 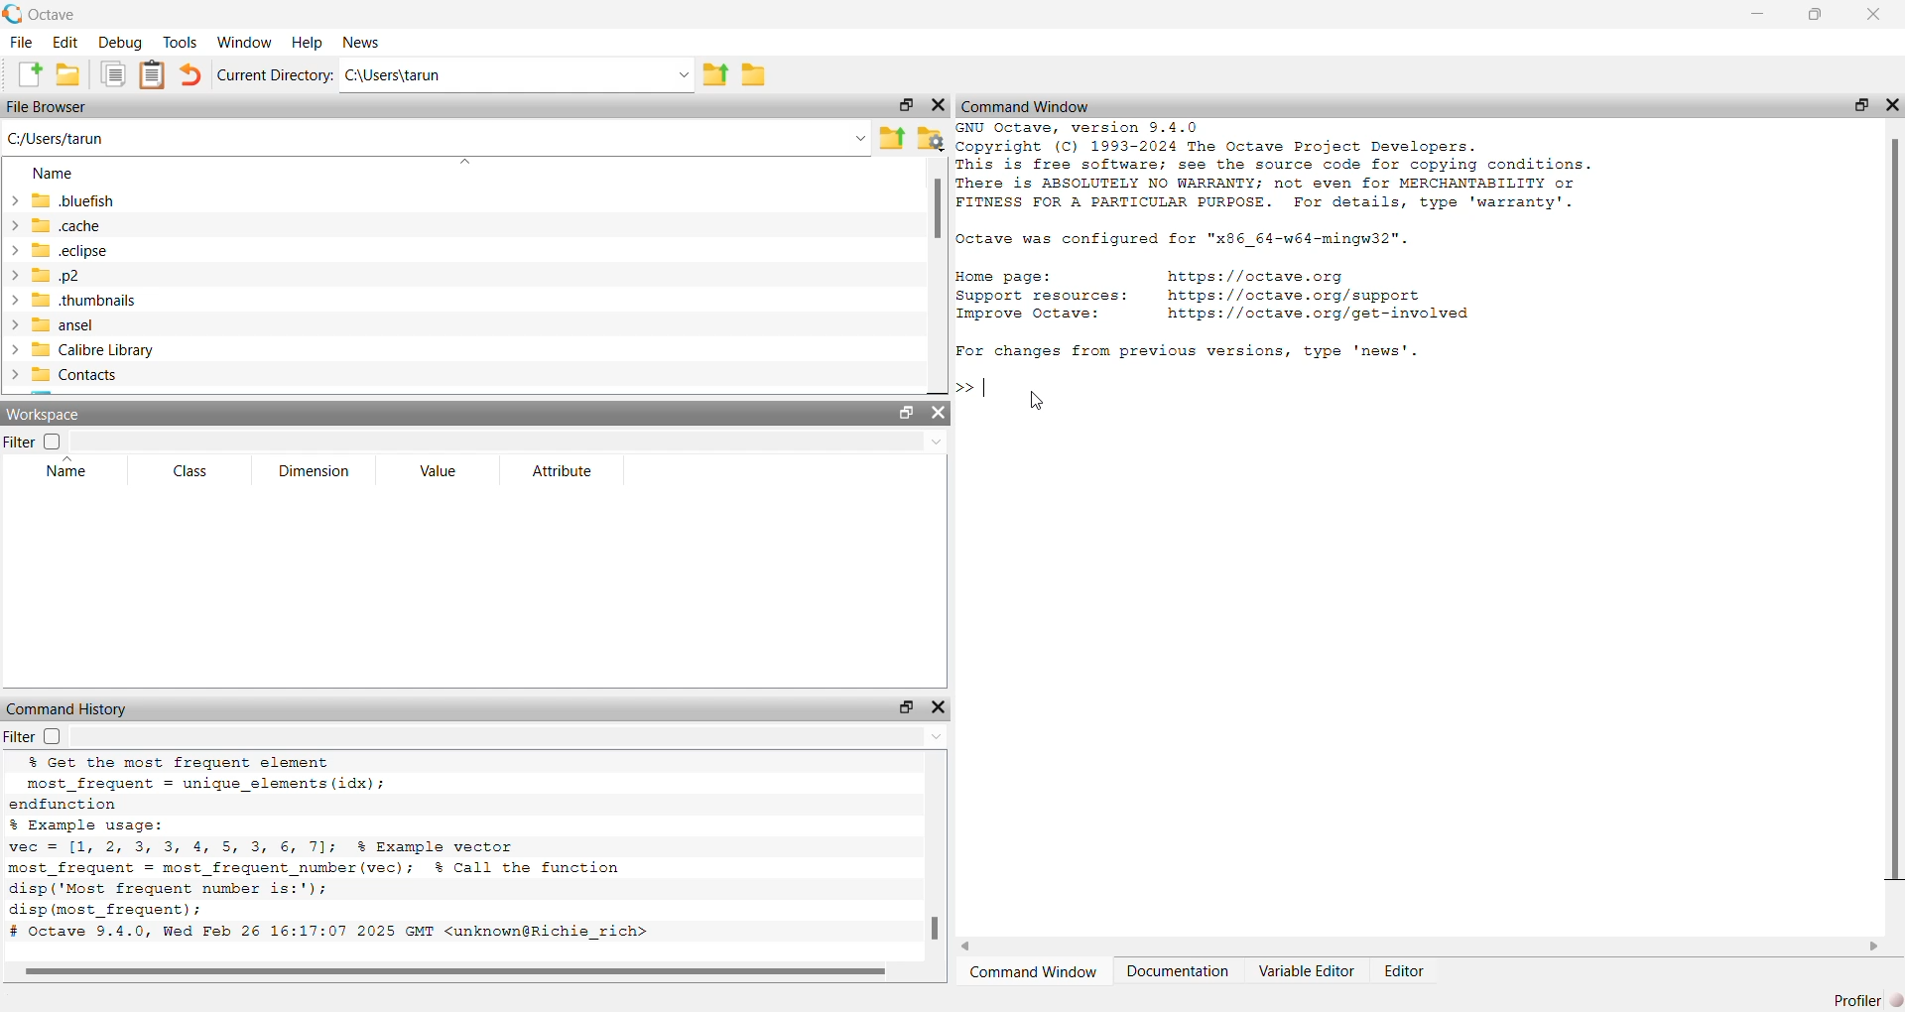 I want to click on Command History, so click(x=68, y=708).